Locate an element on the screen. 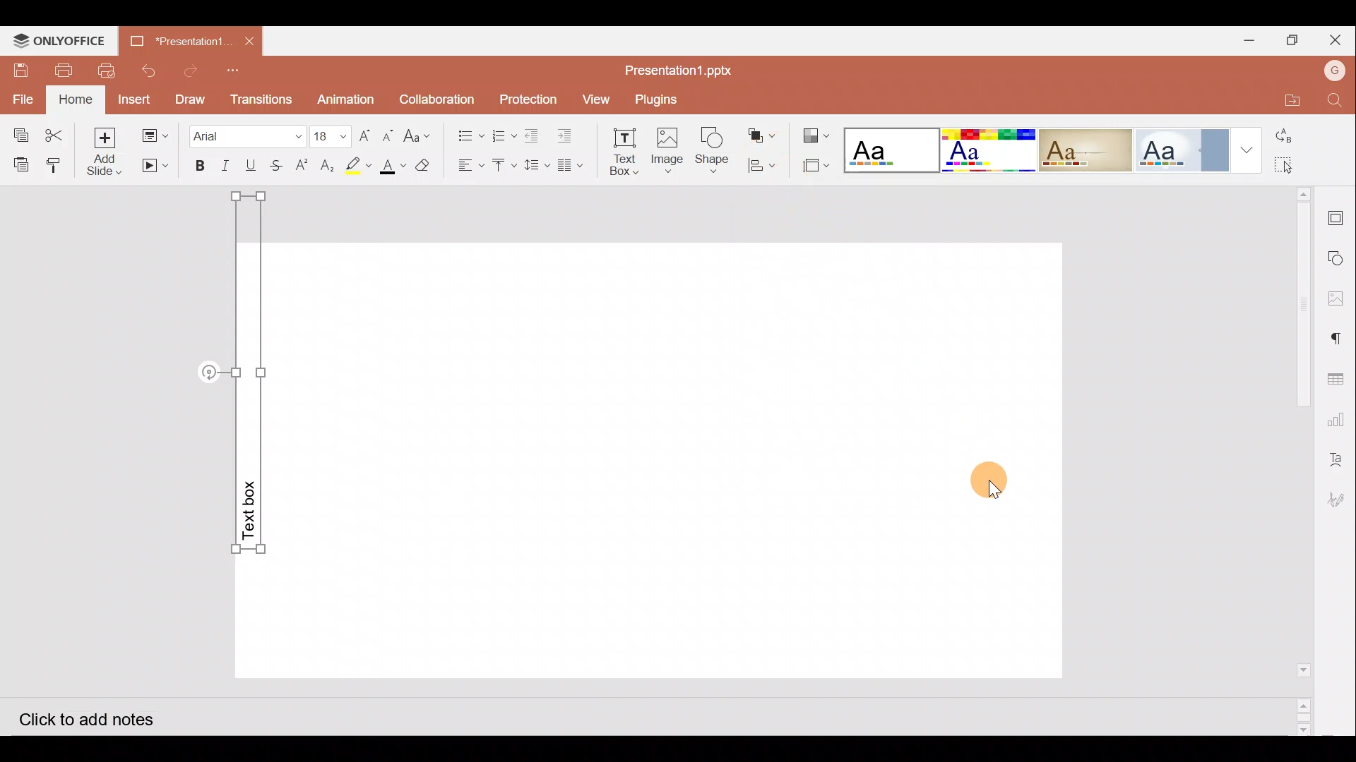 The image size is (1356, 762). Superscript is located at coordinates (306, 167).